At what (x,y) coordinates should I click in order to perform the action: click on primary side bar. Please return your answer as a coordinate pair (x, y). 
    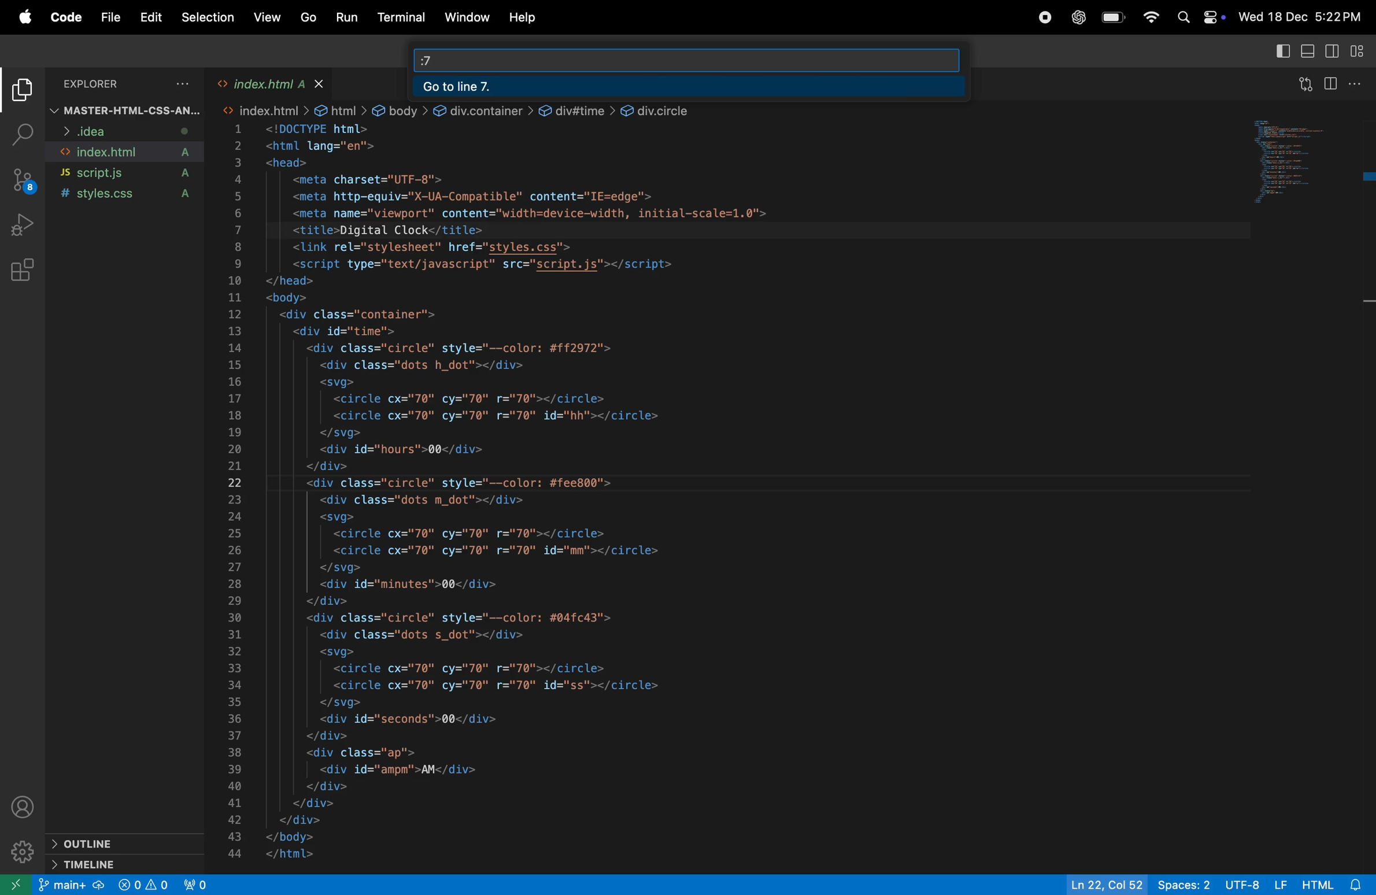
    Looking at the image, I should click on (1280, 52).